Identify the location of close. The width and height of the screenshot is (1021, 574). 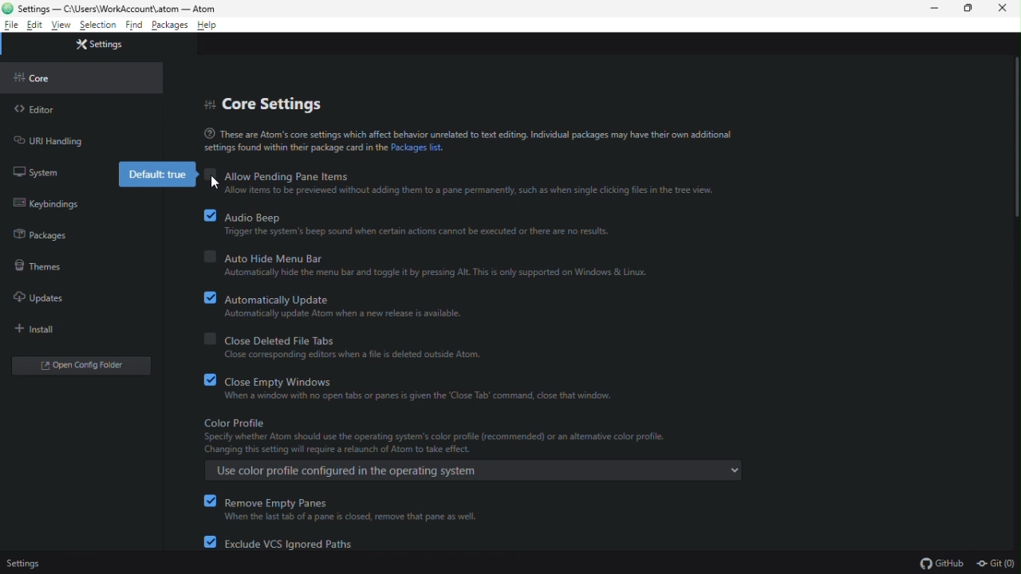
(1002, 9).